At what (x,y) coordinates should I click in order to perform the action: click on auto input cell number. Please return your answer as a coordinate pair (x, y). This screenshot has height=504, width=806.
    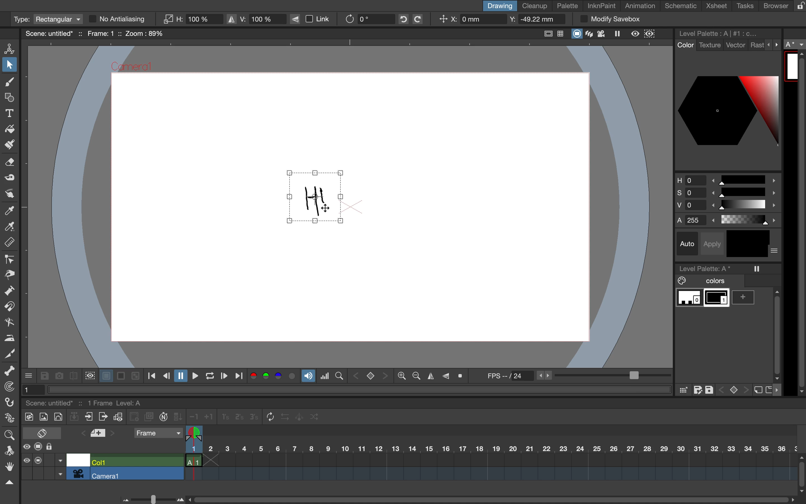
    Looking at the image, I should click on (164, 418).